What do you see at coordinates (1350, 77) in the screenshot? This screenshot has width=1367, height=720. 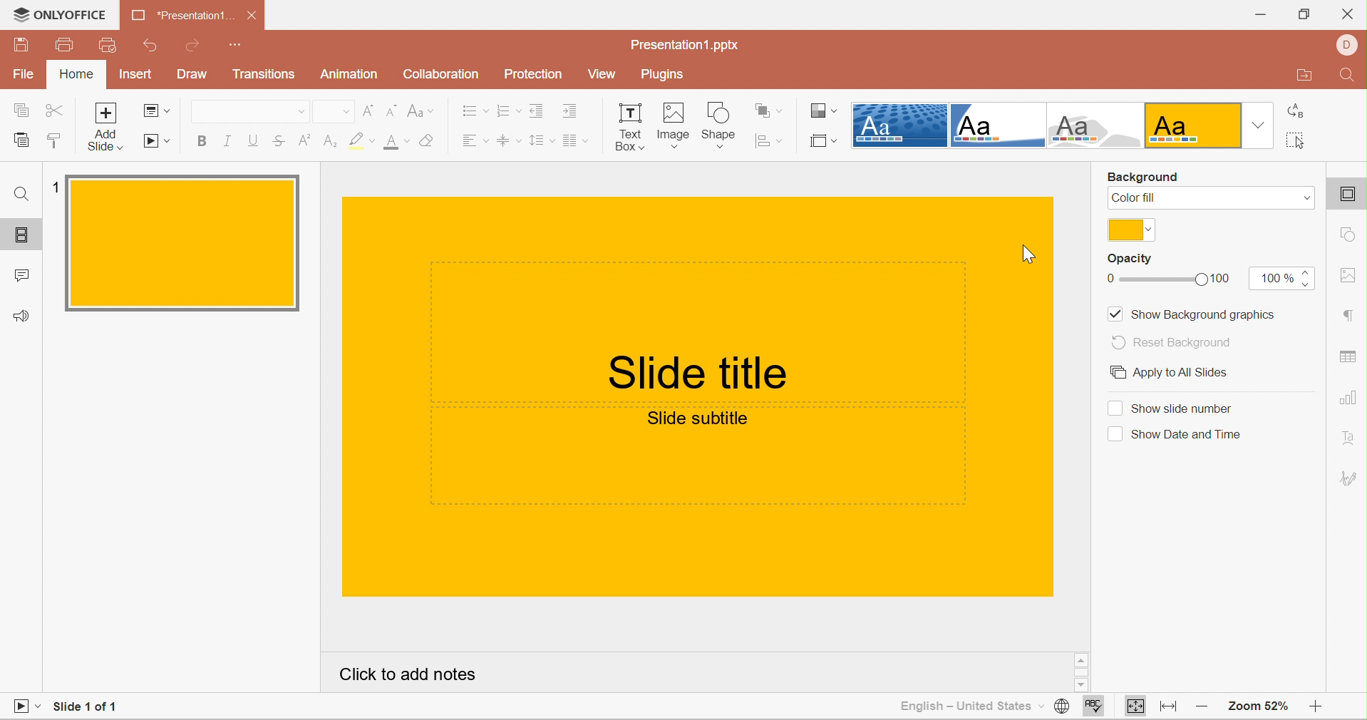 I see `Find` at bounding box center [1350, 77].